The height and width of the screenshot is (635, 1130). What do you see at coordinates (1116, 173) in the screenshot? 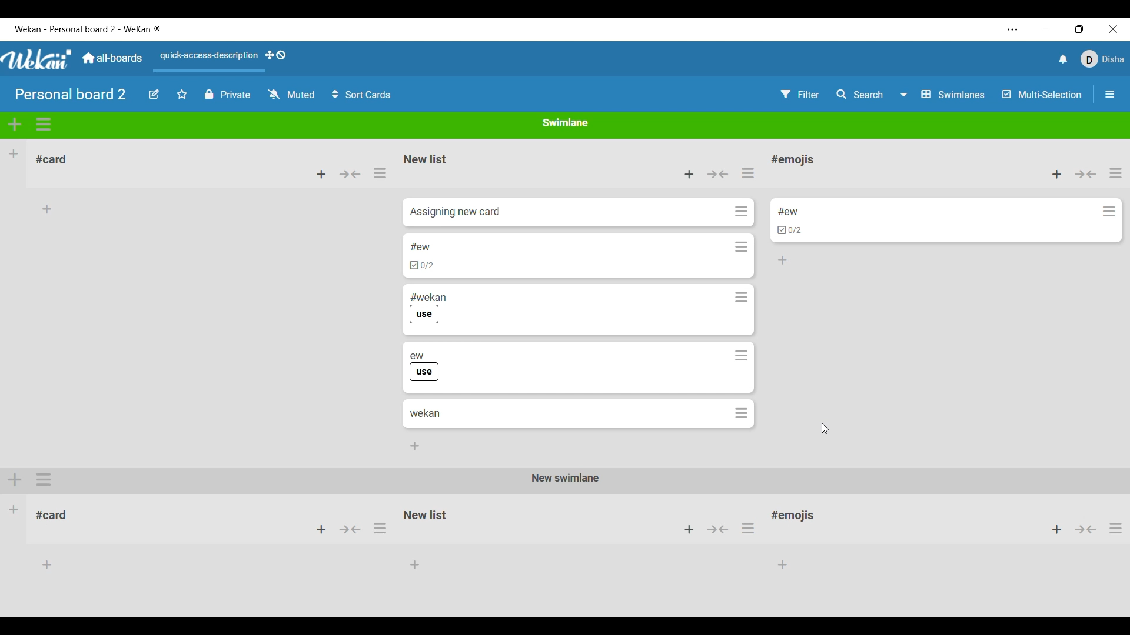
I see `List actions` at bounding box center [1116, 173].